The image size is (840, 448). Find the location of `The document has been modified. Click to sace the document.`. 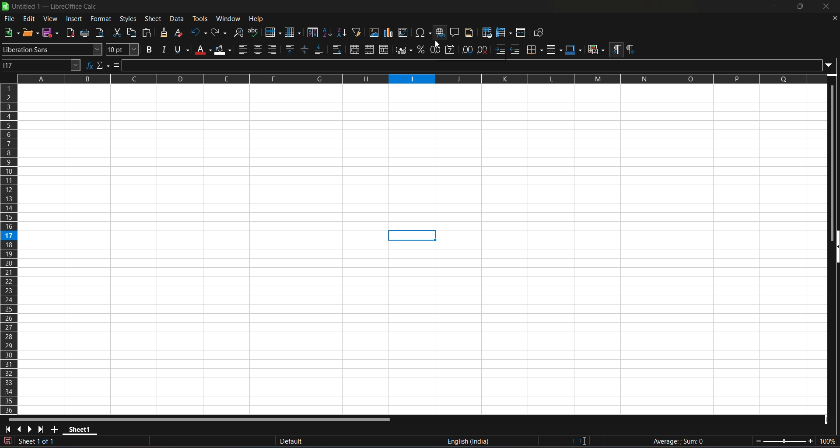

The document has been modified. Click to sace the document. is located at coordinates (139, 442).